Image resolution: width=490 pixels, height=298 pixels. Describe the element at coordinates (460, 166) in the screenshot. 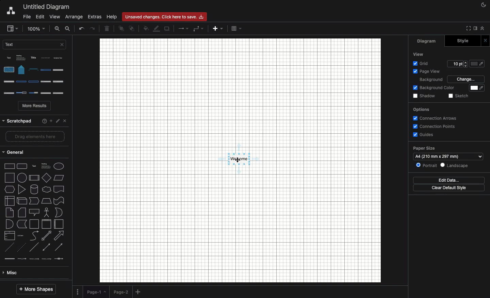

I see `` at that location.